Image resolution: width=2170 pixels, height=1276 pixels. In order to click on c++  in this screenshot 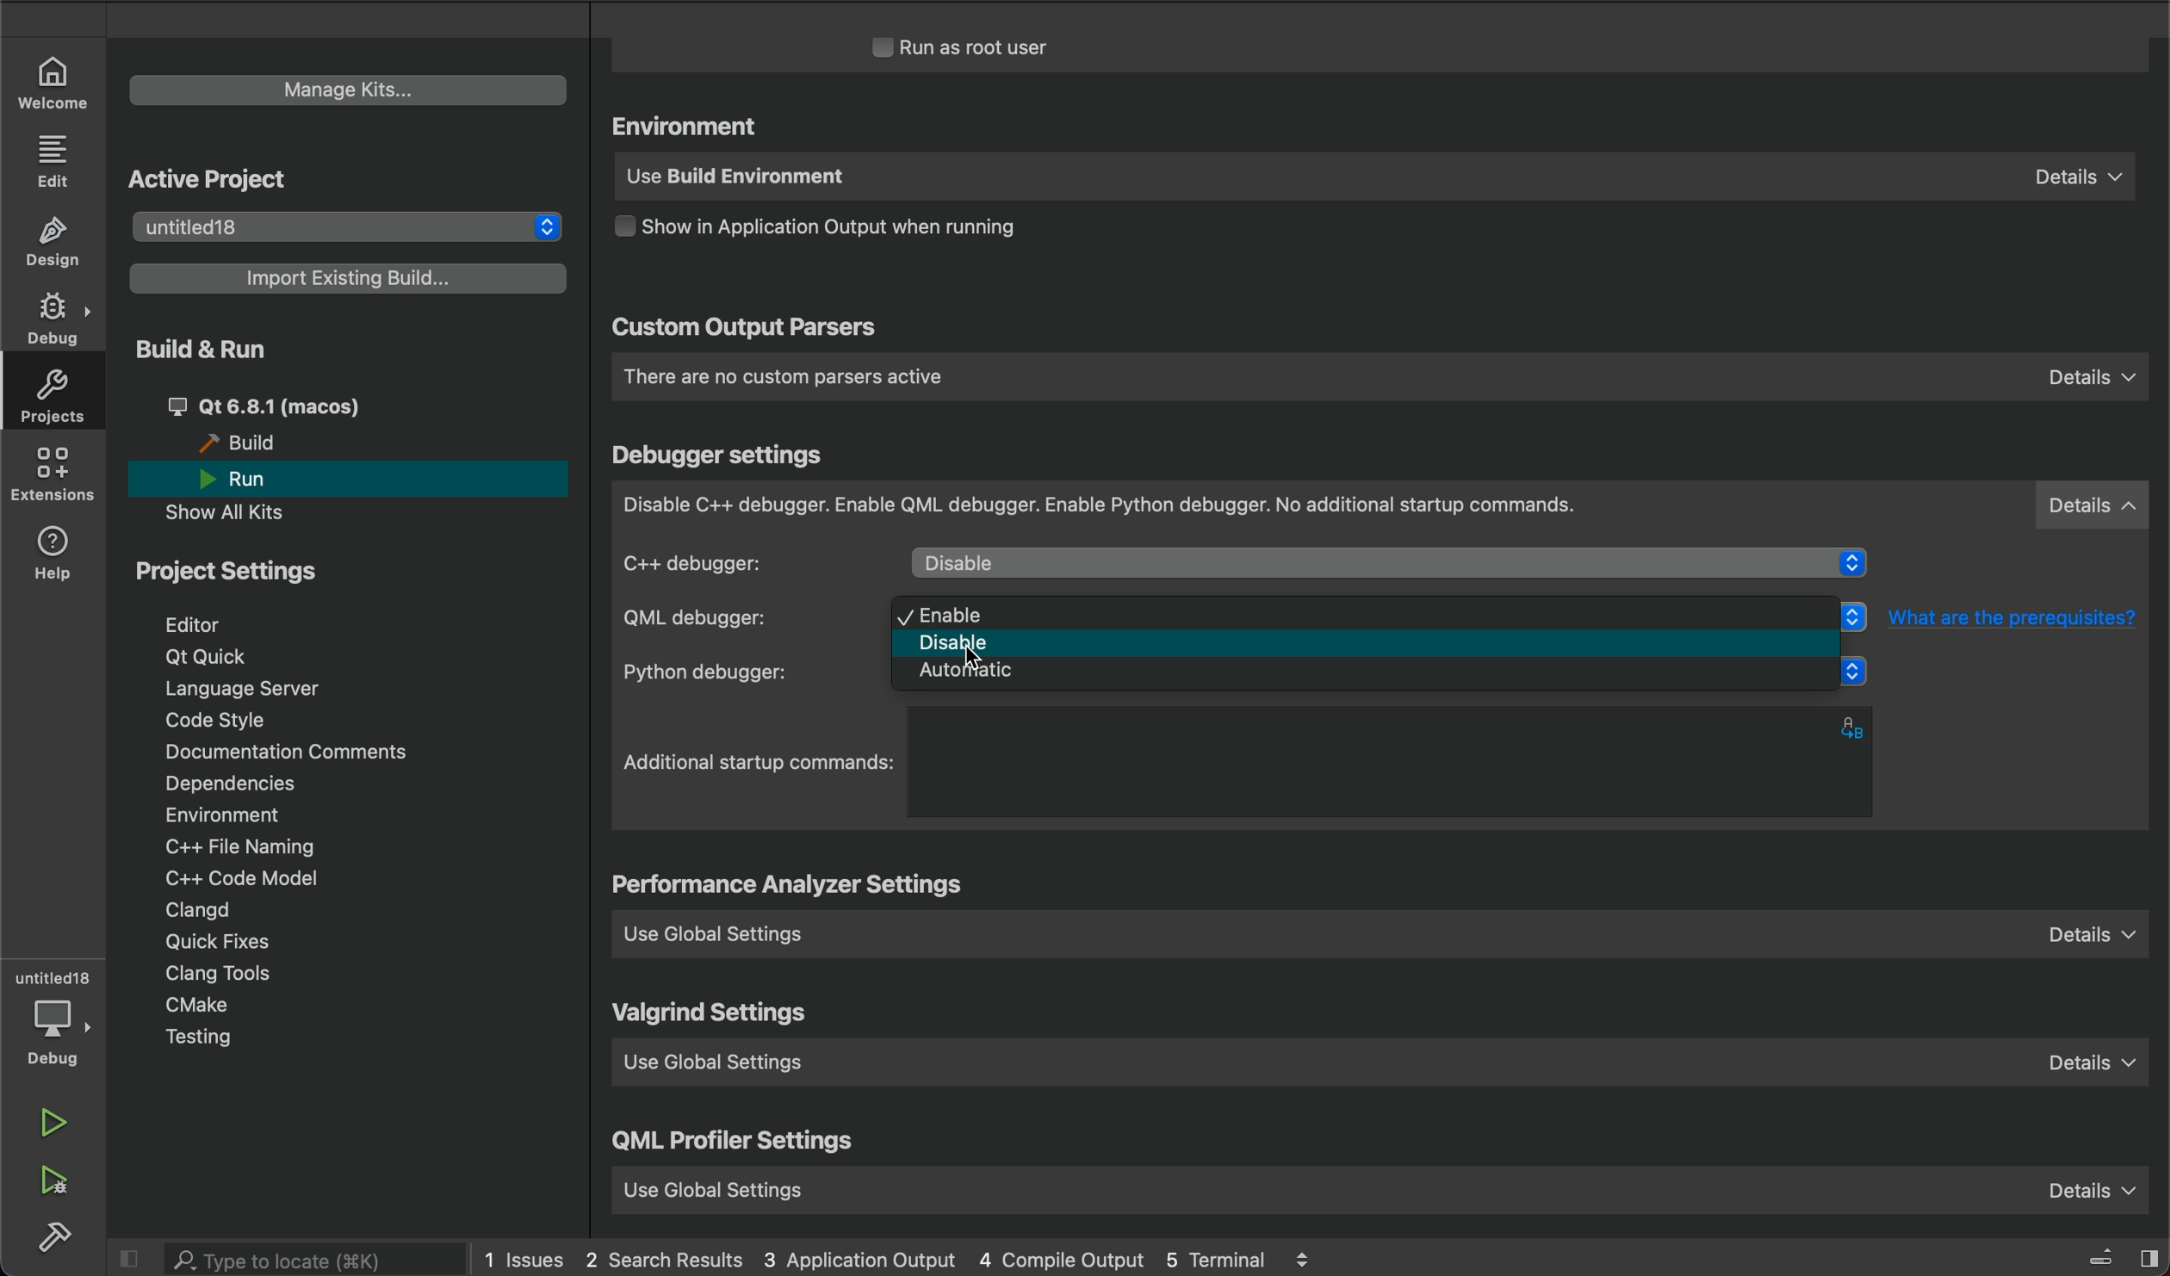, I will do `click(742, 562)`.